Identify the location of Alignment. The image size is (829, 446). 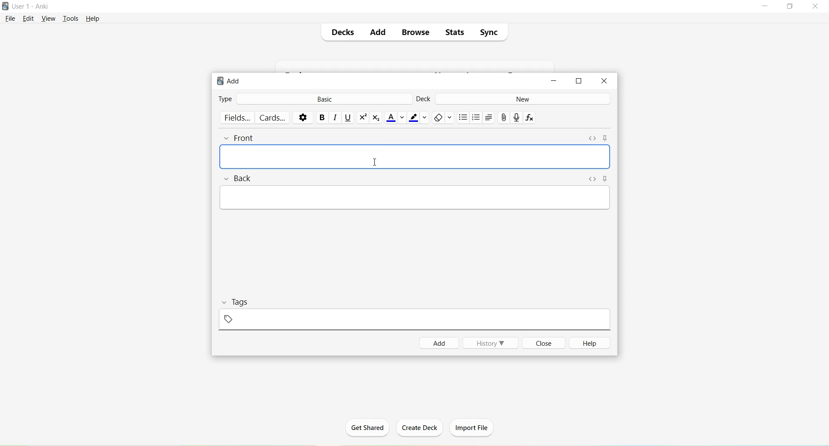
(490, 118).